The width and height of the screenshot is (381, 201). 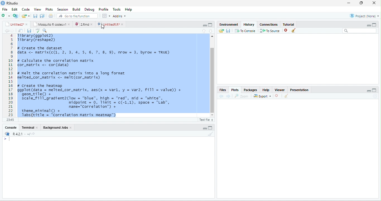 What do you see at coordinates (297, 31) in the screenshot?
I see `clean` at bounding box center [297, 31].